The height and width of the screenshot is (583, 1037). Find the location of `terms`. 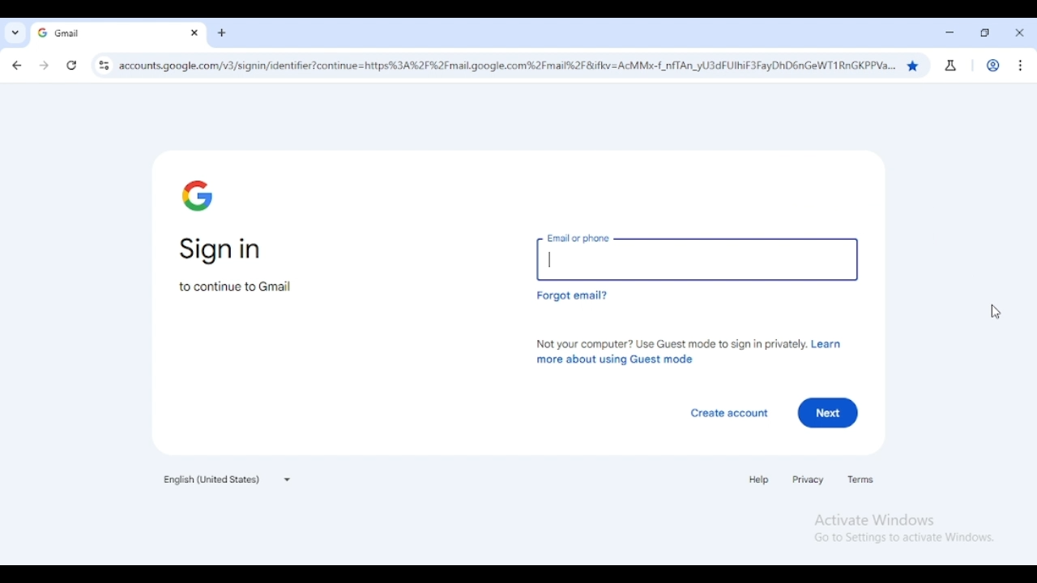

terms is located at coordinates (860, 479).